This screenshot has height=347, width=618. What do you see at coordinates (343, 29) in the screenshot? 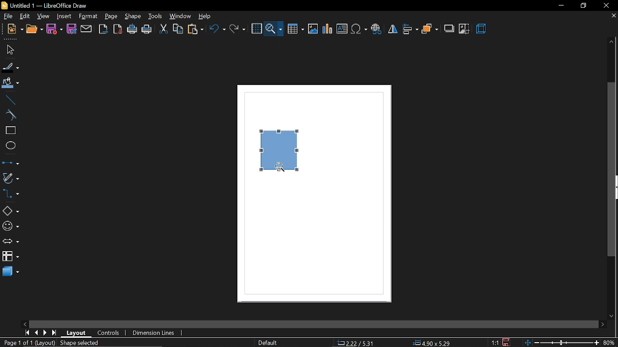
I see `Insert text` at bounding box center [343, 29].